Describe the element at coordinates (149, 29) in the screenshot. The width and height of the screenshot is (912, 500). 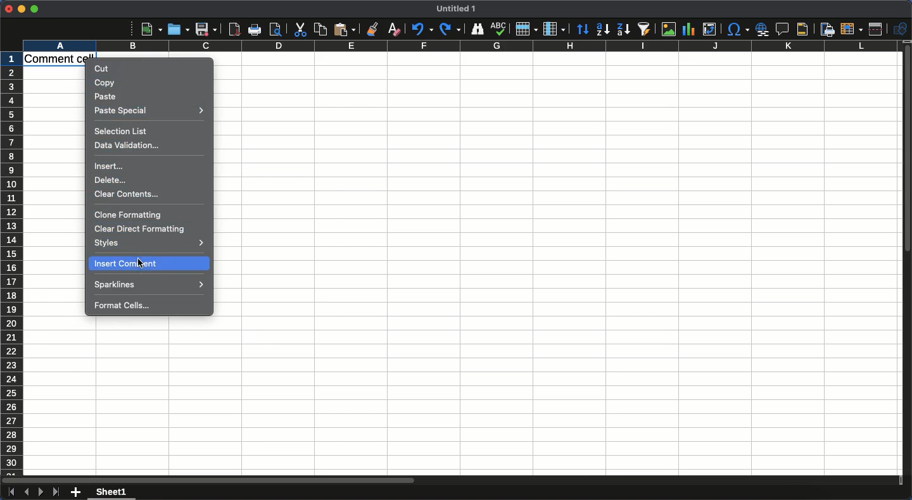
I see `New` at that location.